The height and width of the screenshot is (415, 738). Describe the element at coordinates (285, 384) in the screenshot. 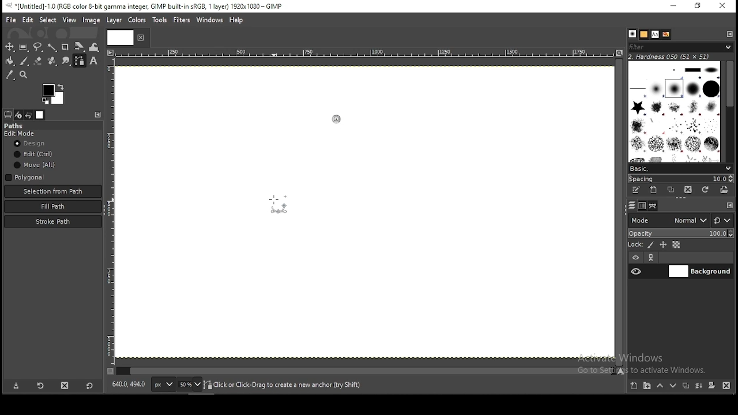

I see `click or click-drag to create a new anchor (try shift)` at that location.